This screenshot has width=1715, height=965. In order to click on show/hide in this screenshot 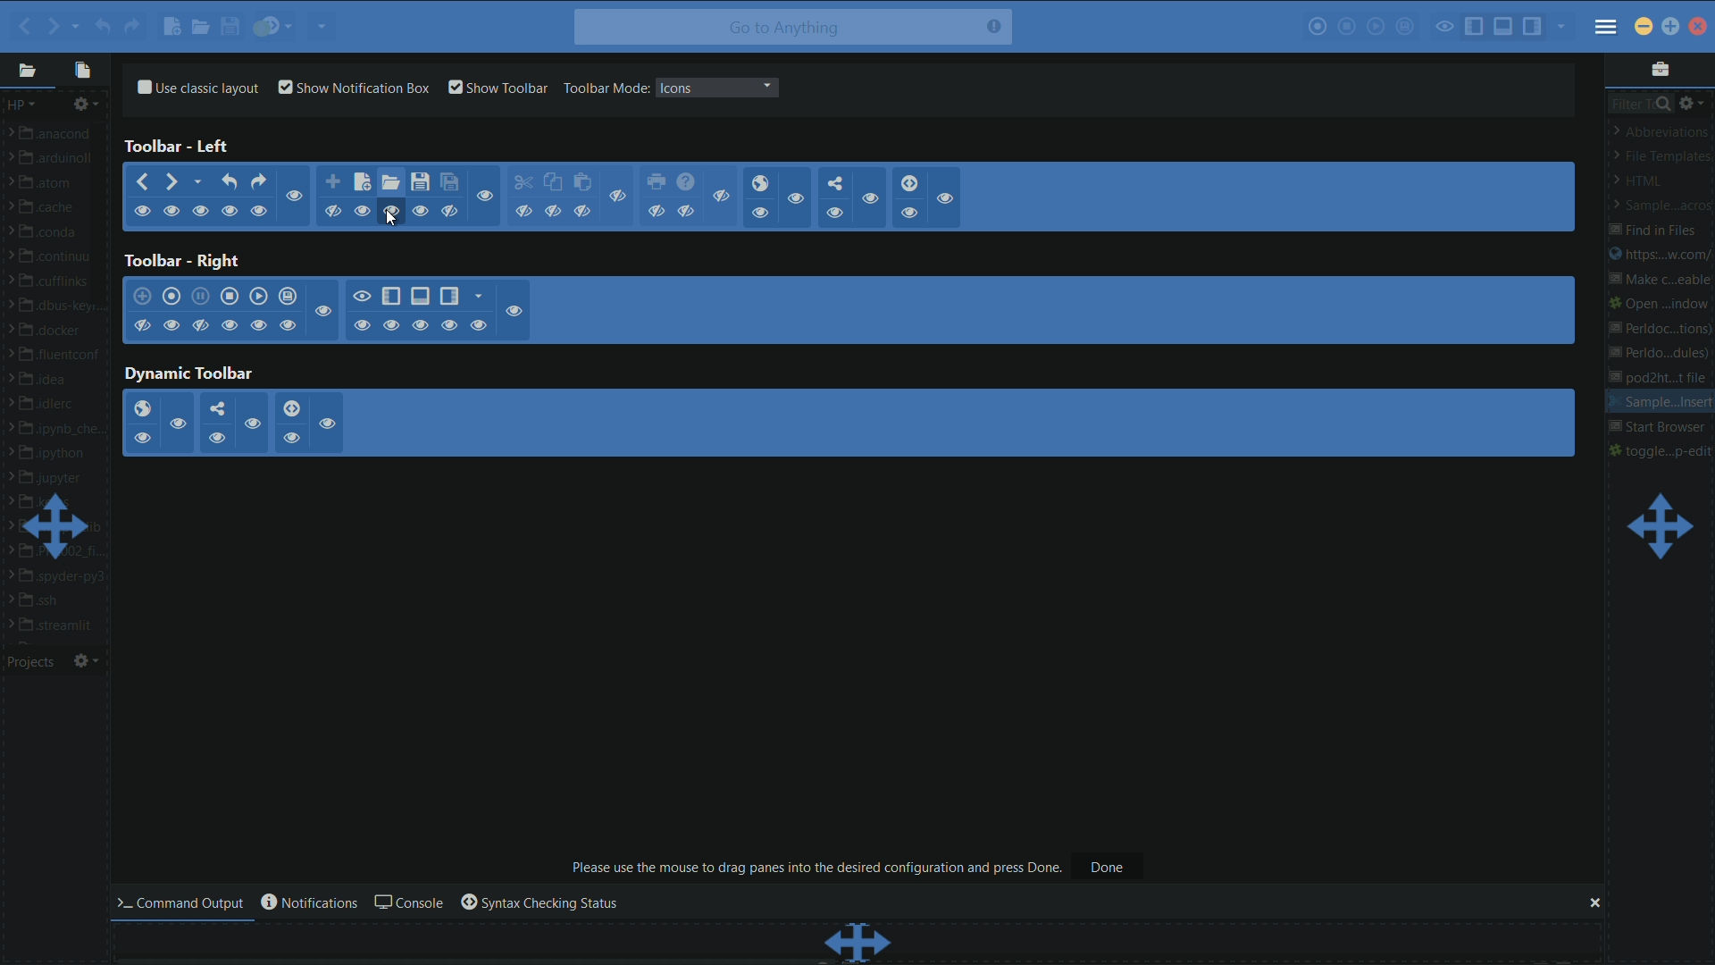, I will do `click(259, 211)`.